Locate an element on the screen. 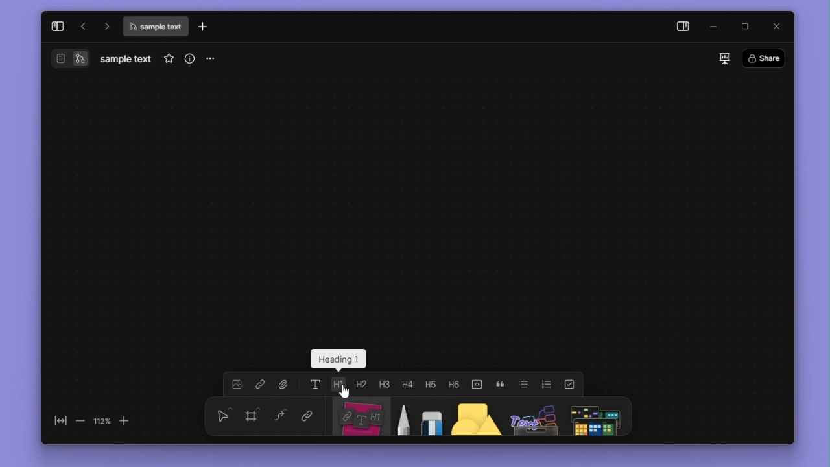  link is located at coordinates (260, 384).